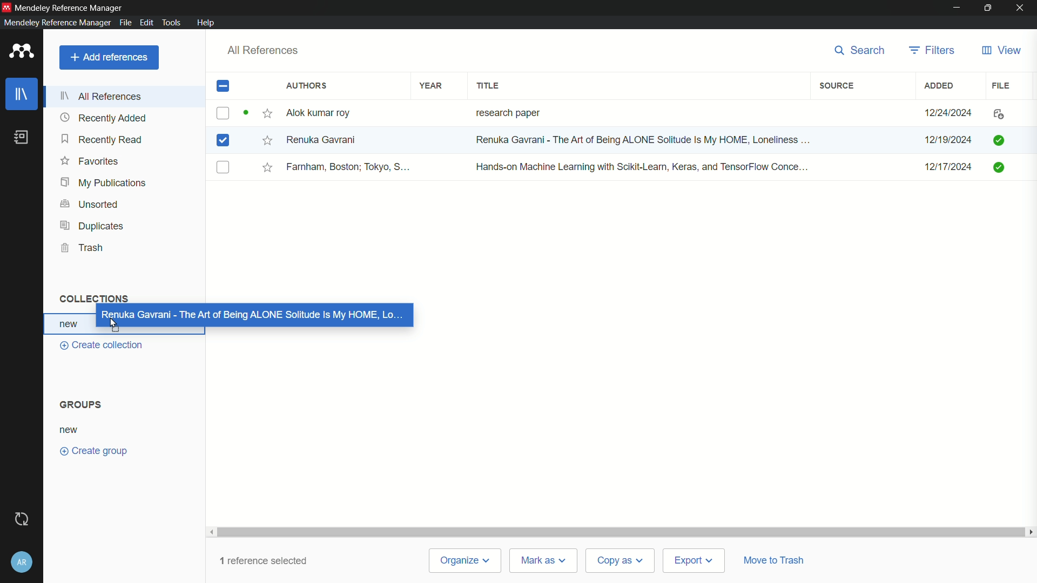 The width and height of the screenshot is (1037, 583). I want to click on 12/19/2024, so click(946, 140).